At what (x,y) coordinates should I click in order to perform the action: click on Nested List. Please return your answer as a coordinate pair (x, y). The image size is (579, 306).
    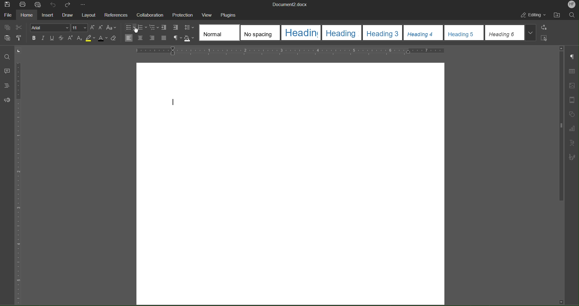
    Looking at the image, I should click on (154, 27).